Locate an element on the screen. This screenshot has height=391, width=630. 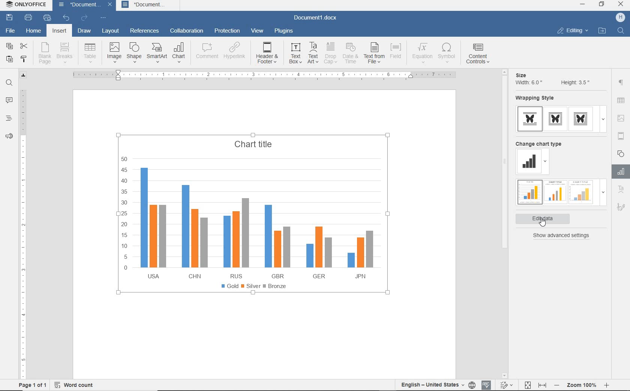
header & footer is located at coordinates (621, 136).